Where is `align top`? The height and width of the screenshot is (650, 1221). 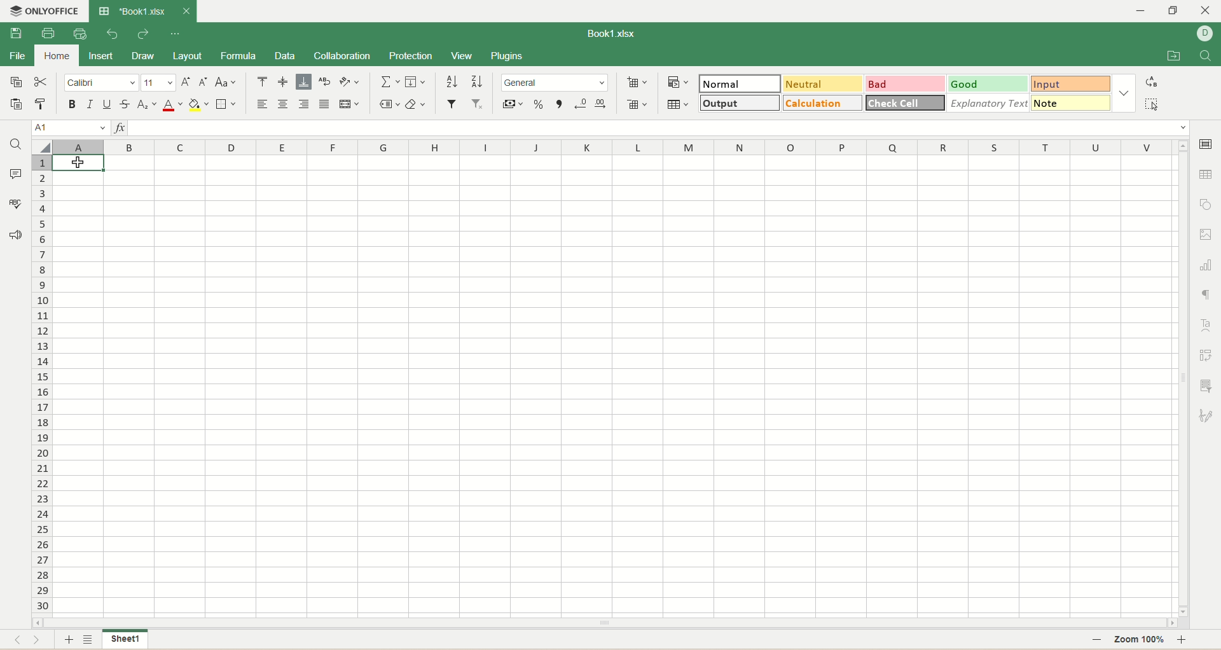
align top is located at coordinates (262, 83).